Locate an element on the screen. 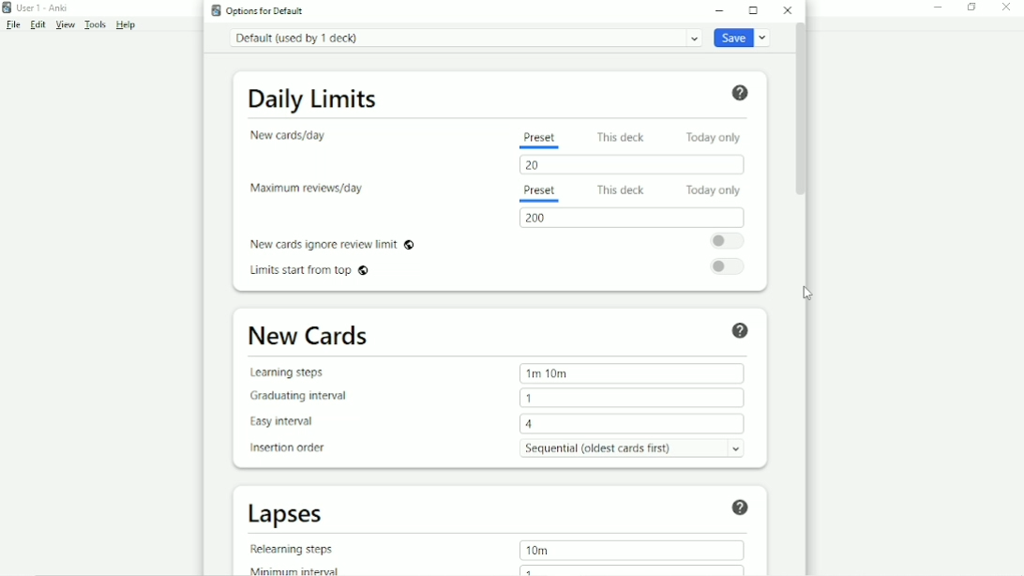  Relearning steps is located at coordinates (294, 546).